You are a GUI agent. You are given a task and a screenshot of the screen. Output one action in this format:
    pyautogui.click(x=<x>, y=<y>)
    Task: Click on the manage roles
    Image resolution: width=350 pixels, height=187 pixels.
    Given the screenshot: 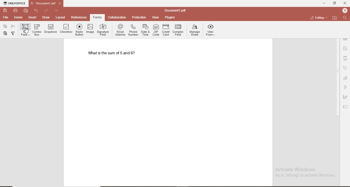 What is the action you would take?
    pyautogui.click(x=194, y=30)
    